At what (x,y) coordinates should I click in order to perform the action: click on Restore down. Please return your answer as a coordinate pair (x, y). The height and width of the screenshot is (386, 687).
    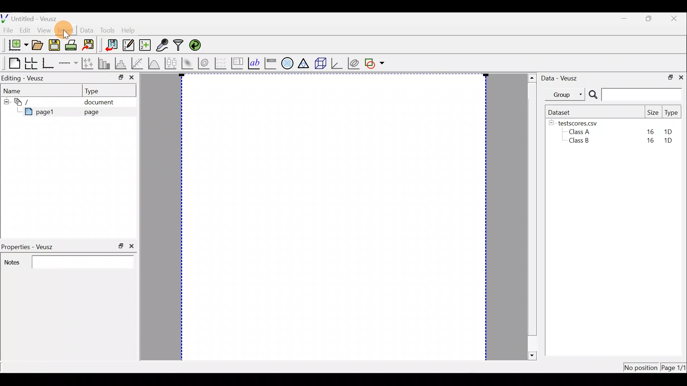
    Looking at the image, I should click on (669, 78).